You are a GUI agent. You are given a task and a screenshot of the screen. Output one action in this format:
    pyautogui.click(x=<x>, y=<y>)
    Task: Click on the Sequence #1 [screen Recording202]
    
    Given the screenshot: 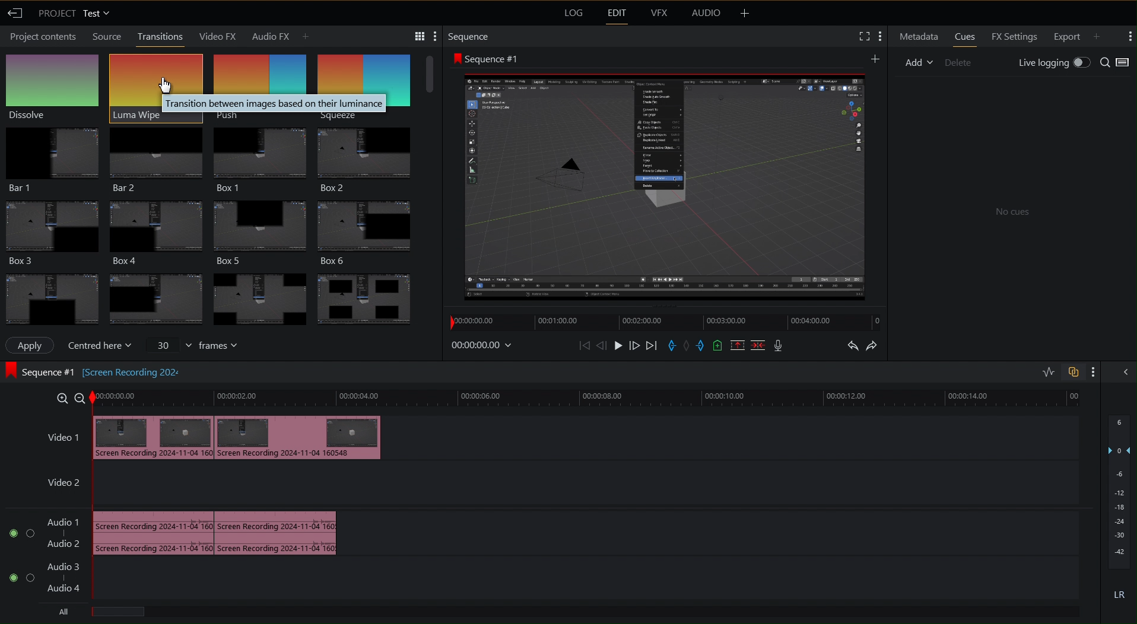 What is the action you would take?
    pyautogui.click(x=93, y=371)
    